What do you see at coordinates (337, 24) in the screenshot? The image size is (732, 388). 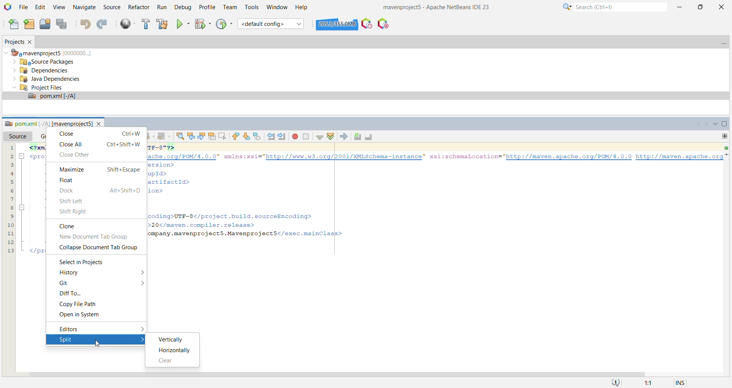 I see `Click to force garbage collection` at bounding box center [337, 24].